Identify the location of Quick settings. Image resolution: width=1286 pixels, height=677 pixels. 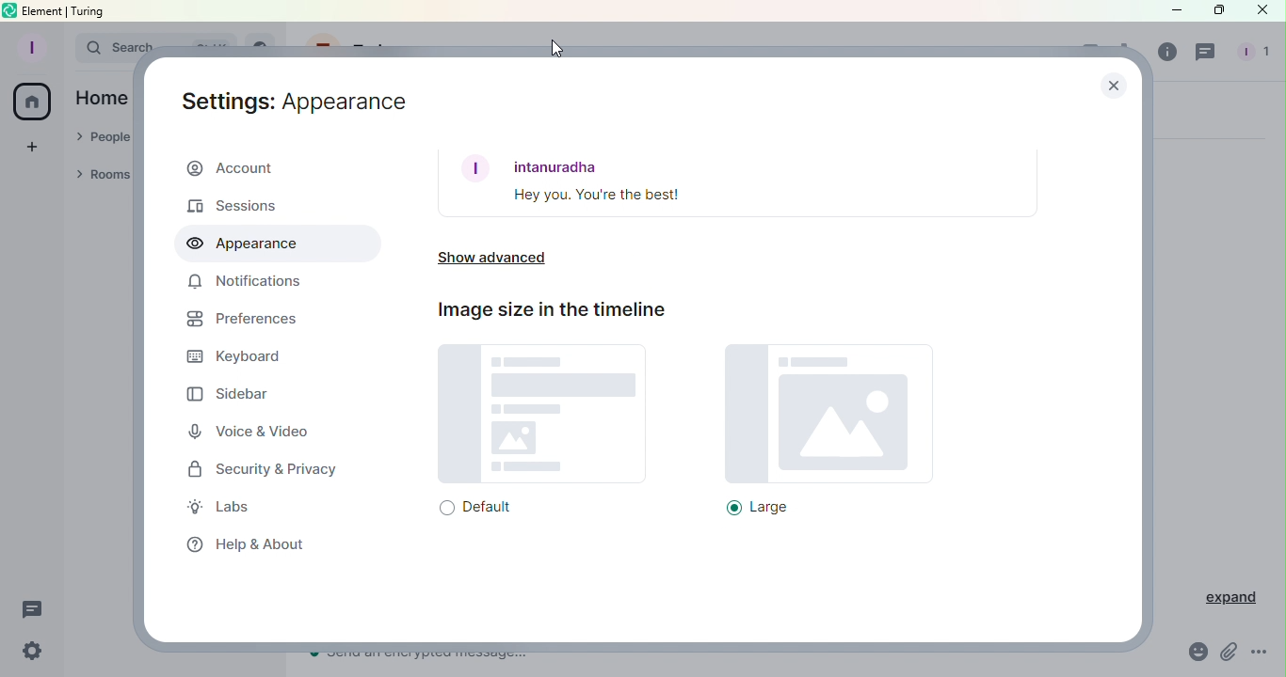
(27, 653).